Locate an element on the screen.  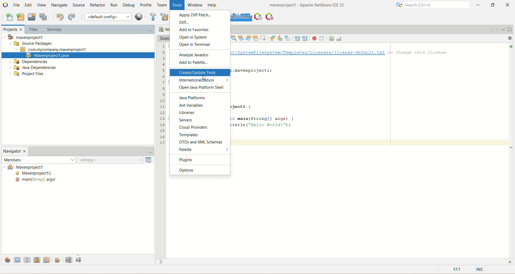
Mavenproject() is located at coordinates (36, 174).